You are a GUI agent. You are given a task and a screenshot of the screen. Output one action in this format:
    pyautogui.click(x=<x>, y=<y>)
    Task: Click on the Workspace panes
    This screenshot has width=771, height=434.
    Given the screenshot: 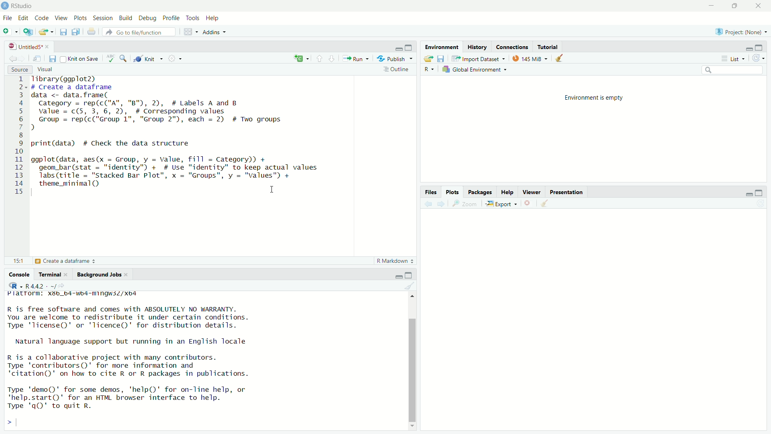 What is the action you would take?
    pyautogui.click(x=189, y=32)
    